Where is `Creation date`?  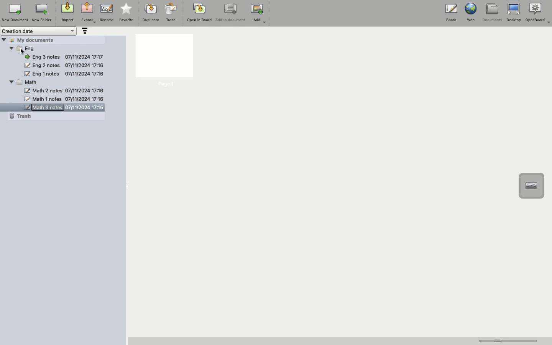 Creation date is located at coordinates (39, 31).